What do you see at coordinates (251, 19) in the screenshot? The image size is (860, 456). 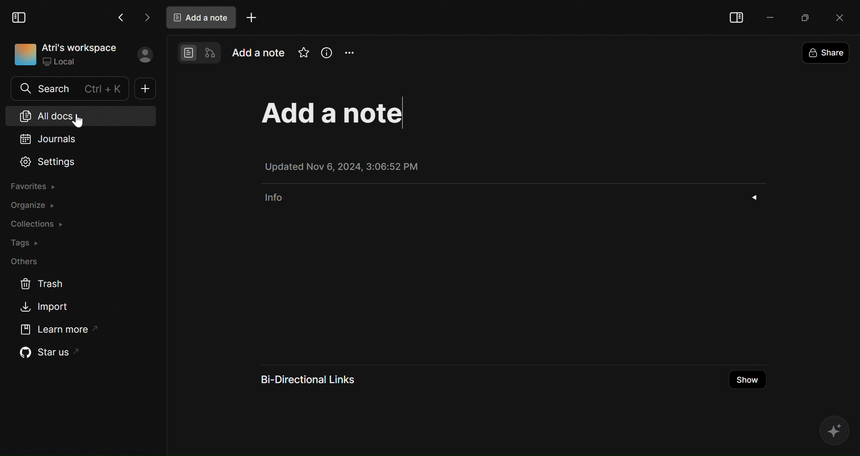 I see `Add tab` at bounding box center [251, 19].